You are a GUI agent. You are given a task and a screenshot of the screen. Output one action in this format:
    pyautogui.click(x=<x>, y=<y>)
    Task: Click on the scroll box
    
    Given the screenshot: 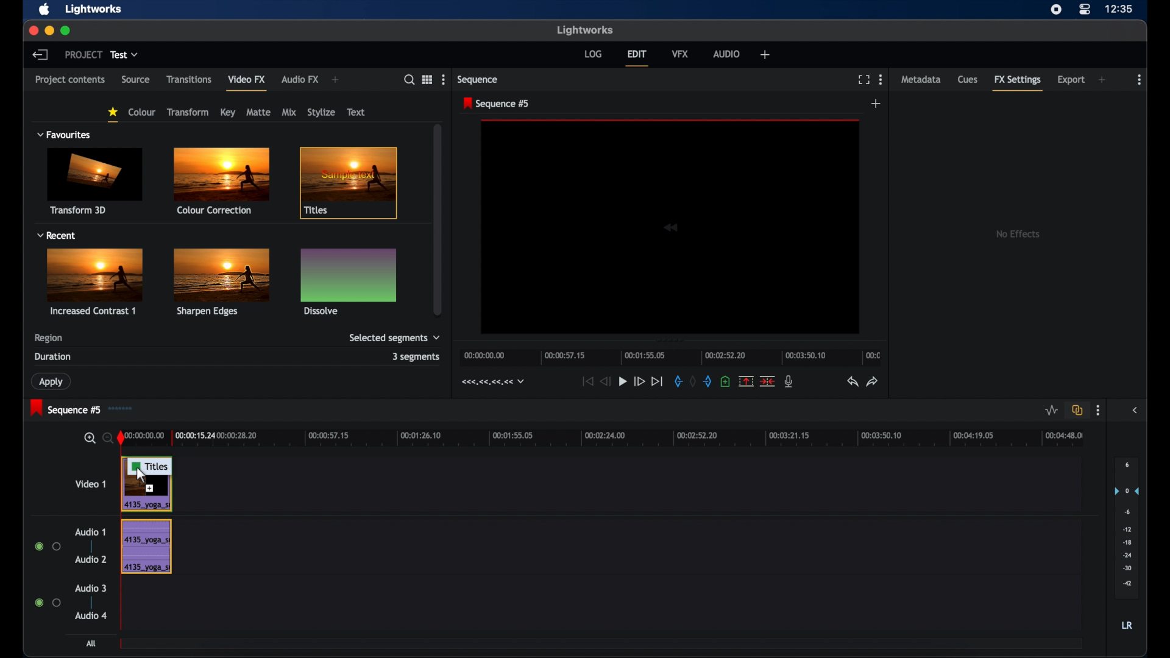 What is the action you would take?
    pyautogui.click(x=439, y=219)
    